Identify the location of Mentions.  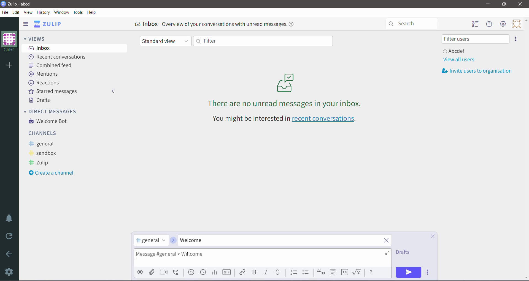
(44, 73).